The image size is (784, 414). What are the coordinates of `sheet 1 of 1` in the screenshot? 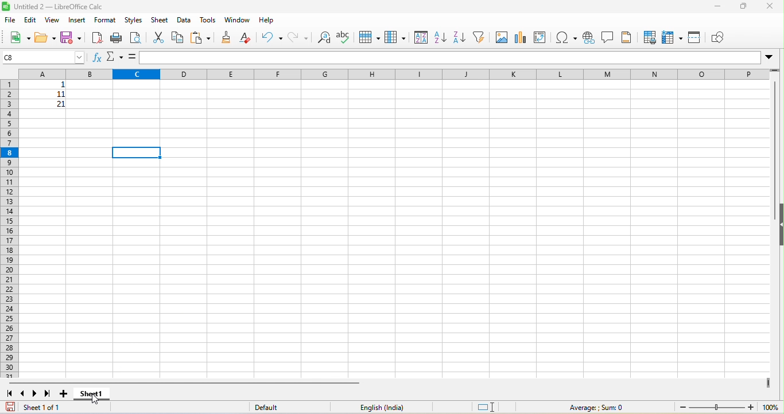 It's located at (45, 408).